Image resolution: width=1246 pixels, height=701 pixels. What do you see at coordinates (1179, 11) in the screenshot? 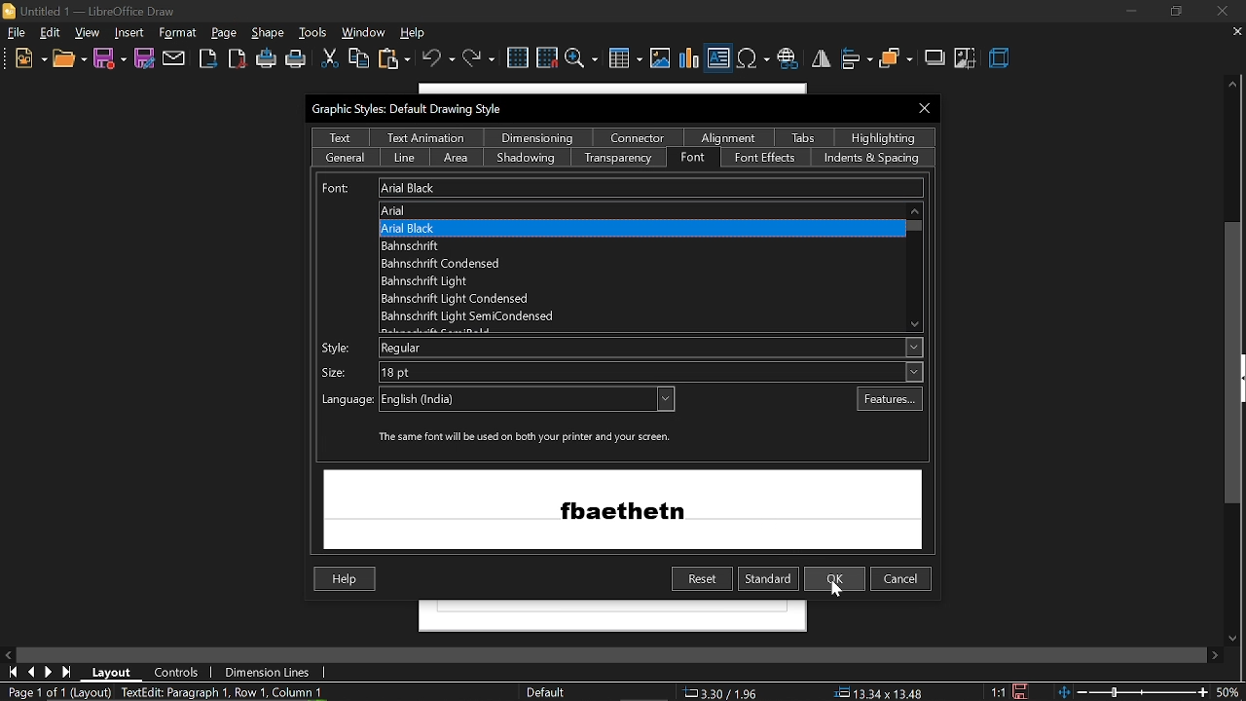
I see `restore down` at bounding box center [1179, 11].